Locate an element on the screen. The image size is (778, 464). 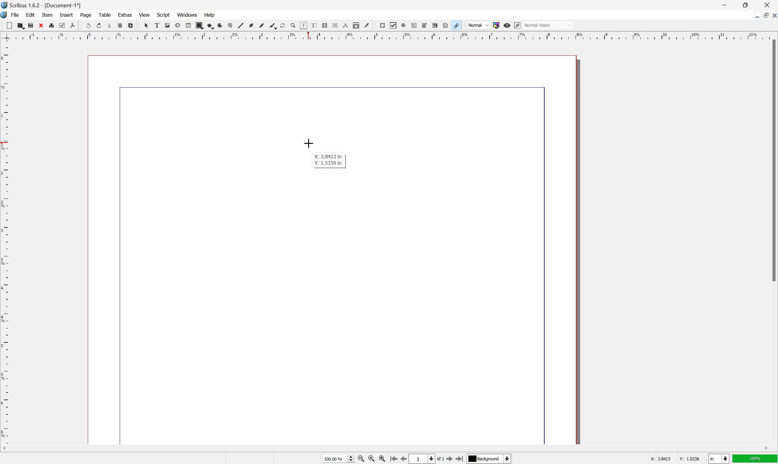
redo is located at coordinates (99, 25).